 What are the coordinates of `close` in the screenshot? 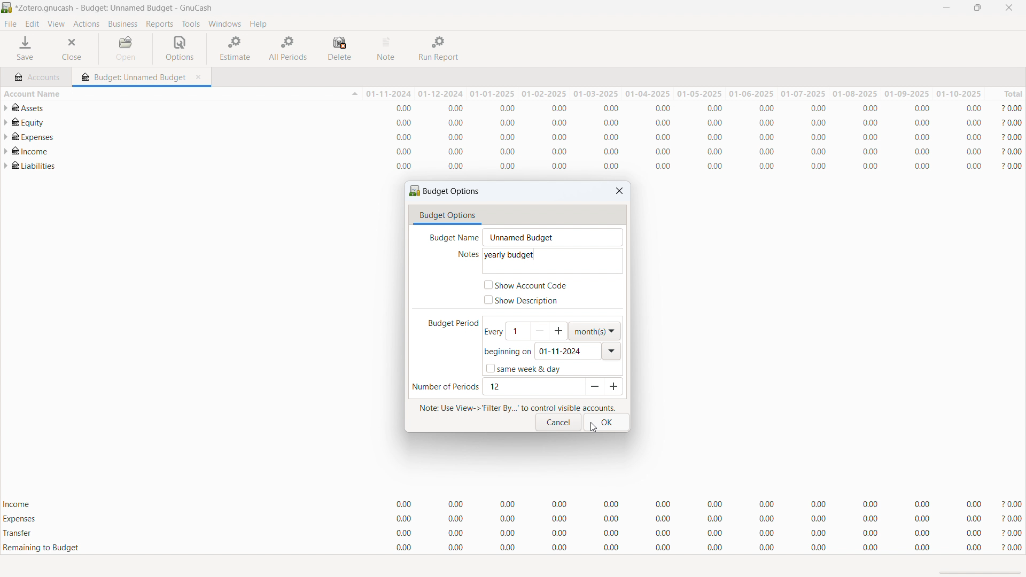 It's located at (619, 191).